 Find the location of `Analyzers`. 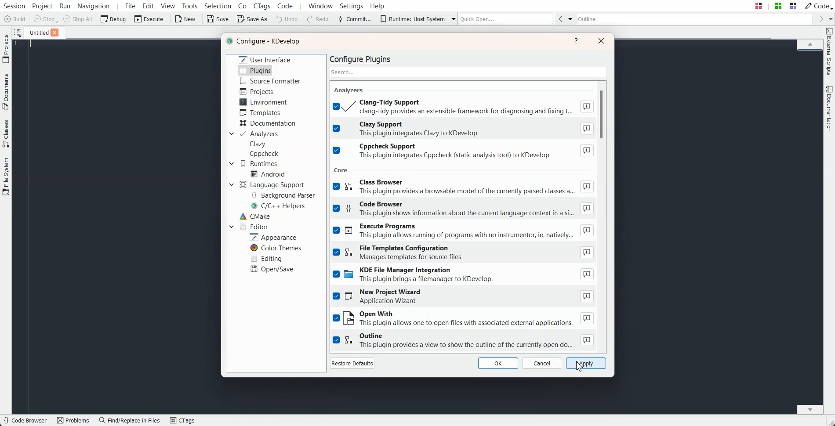

Analyzers is located at coordinates (259, 134).